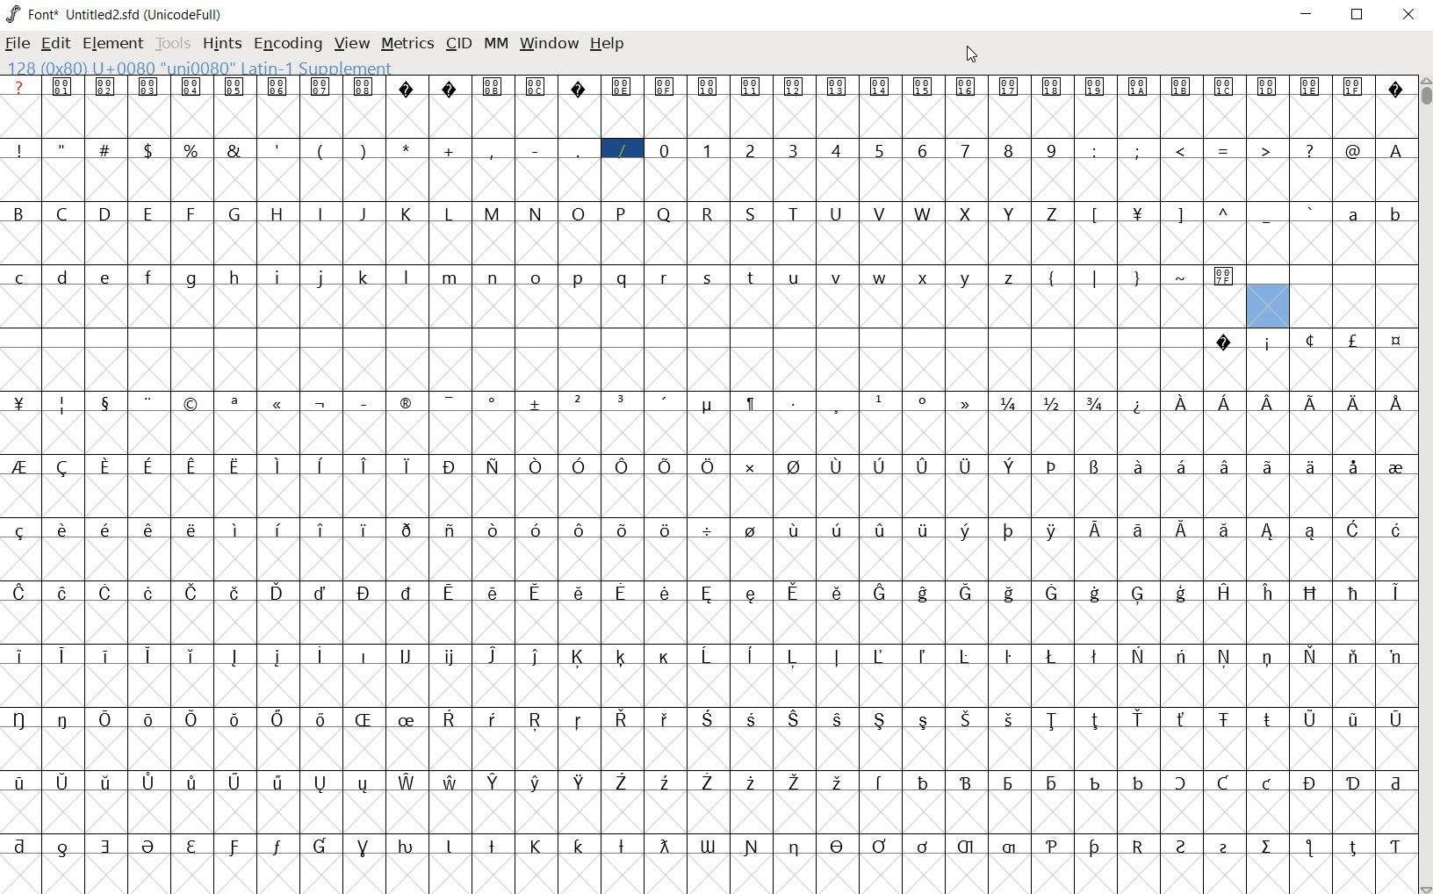  I want to click on glyph, so click(364, 530).